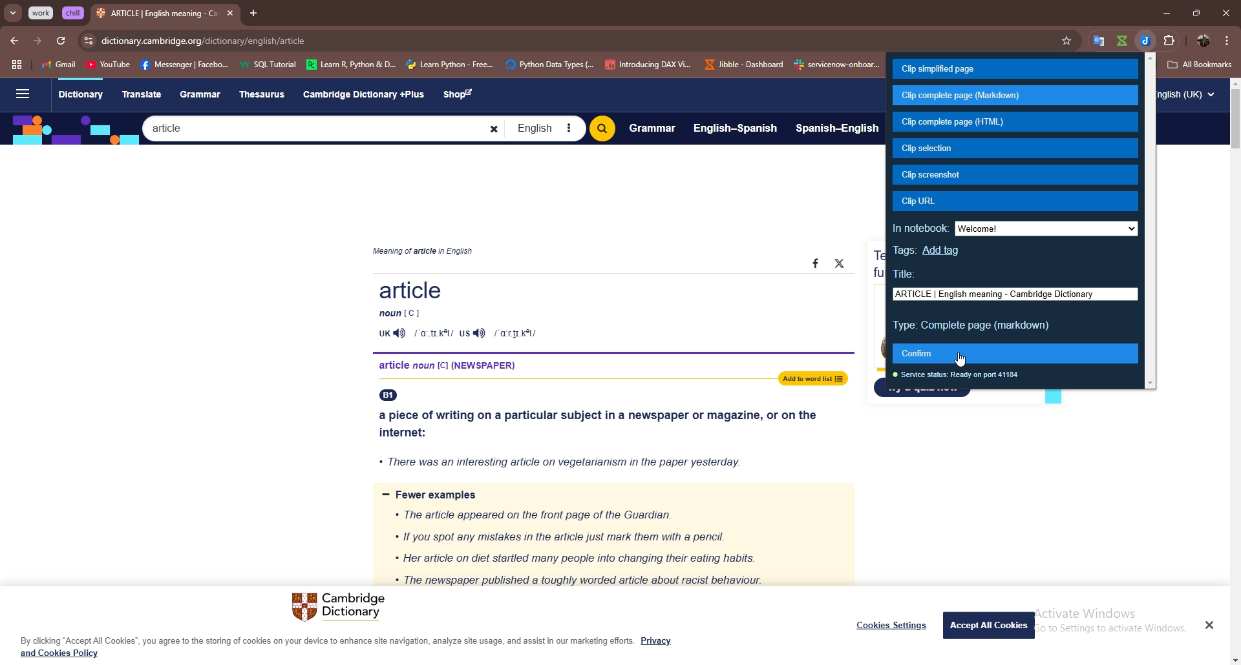  What do you see at coordinates (1236, 121) in the screenshot?
I see `scroll bar` at bounding box center [1236, 121].